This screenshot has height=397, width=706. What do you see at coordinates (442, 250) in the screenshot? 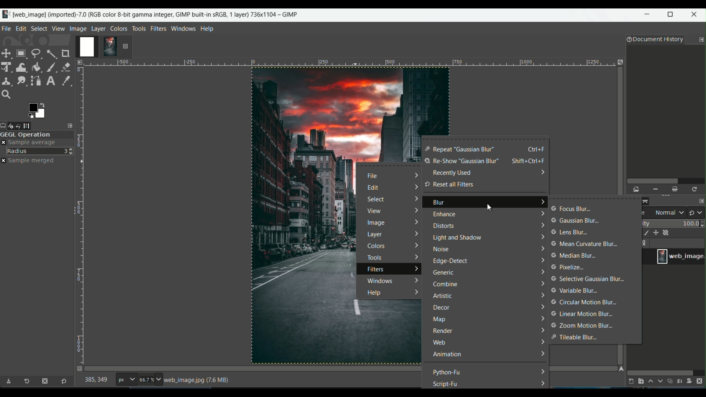
I see `noise` at bounding box center [442, 250].